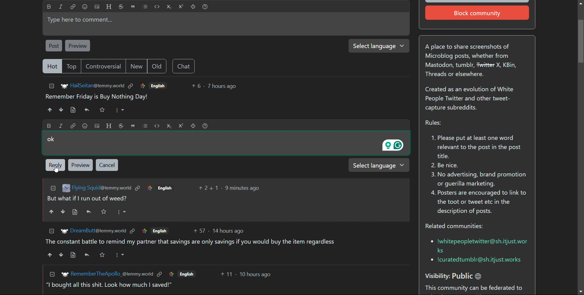 The height and width of the screenshot is (295, 584). Describe the element at coordinates (478, 260) in the screenshot. I see `e Icuratedtumblr@sh.itjust.works` at that location.